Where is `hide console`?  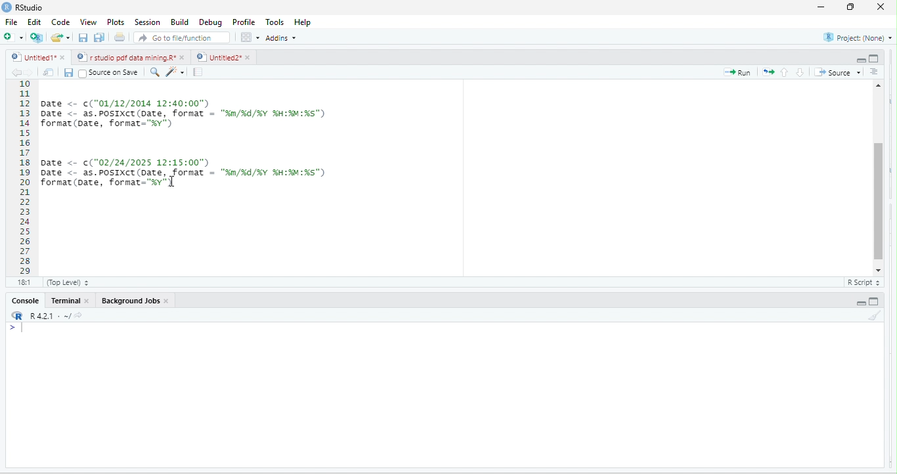
hide console is located at coordinates (876, 58).